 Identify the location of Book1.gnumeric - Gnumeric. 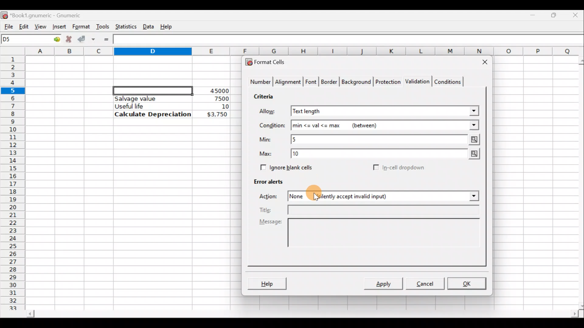
(50, 15).